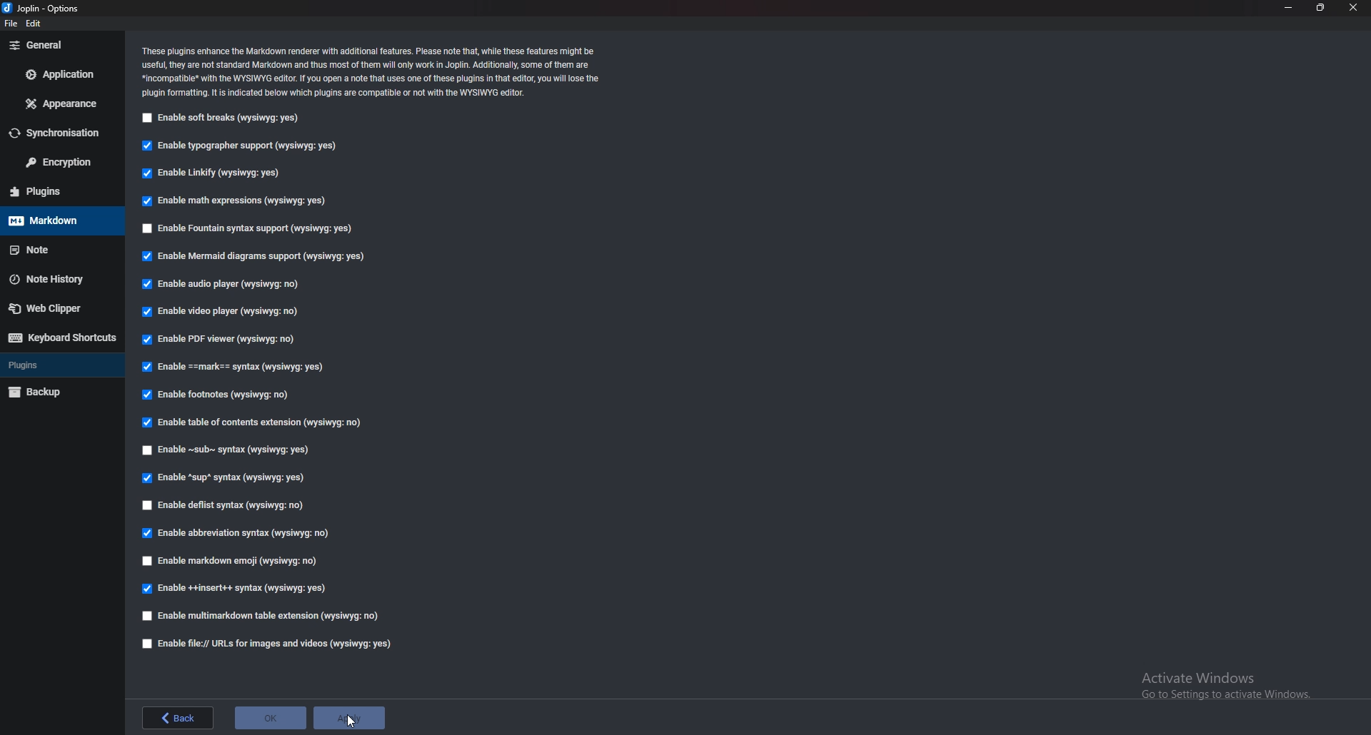 The width and height of the screenshot is (1371, 735). What do you see at coordinates (221, 118) in the screenshot?
I see `enable soft breaks` at bounding box center [221, 118].